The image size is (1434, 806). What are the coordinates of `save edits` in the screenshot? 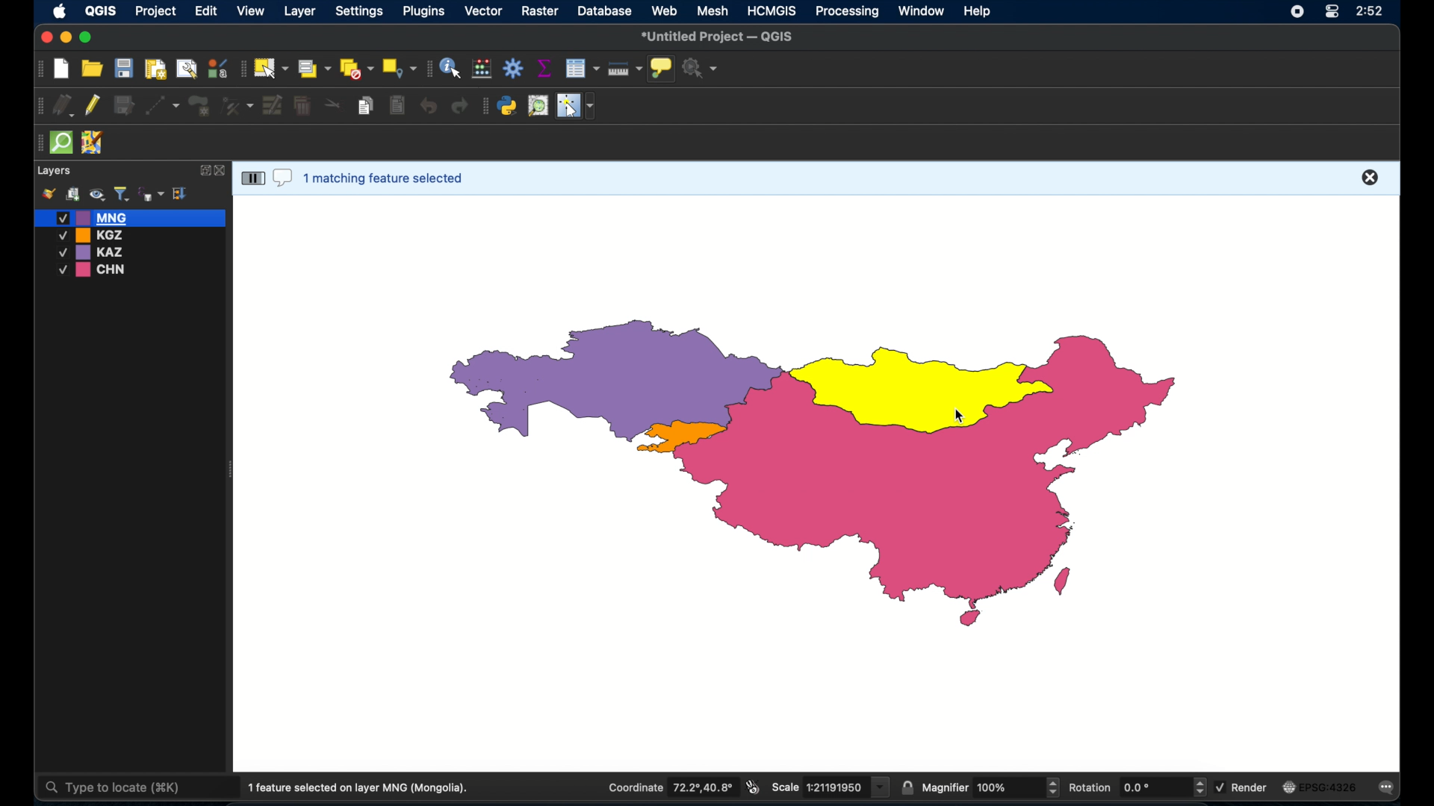 It's located at (126, 106).